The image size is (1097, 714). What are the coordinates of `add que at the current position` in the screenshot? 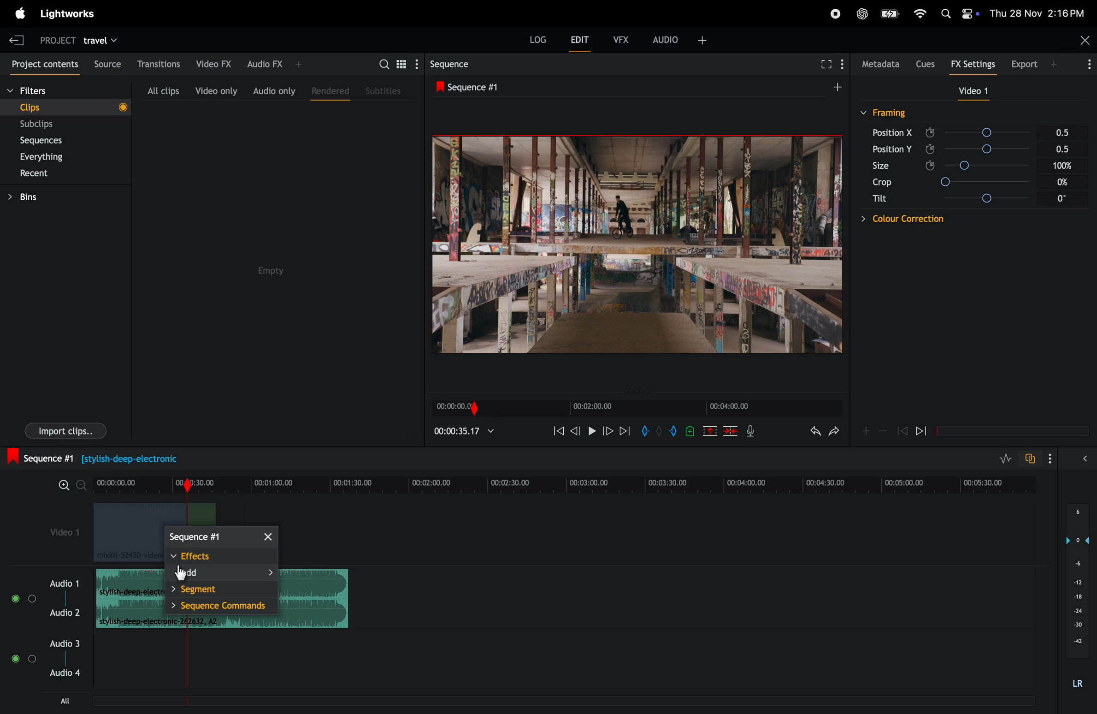 It's located at (690, 431).